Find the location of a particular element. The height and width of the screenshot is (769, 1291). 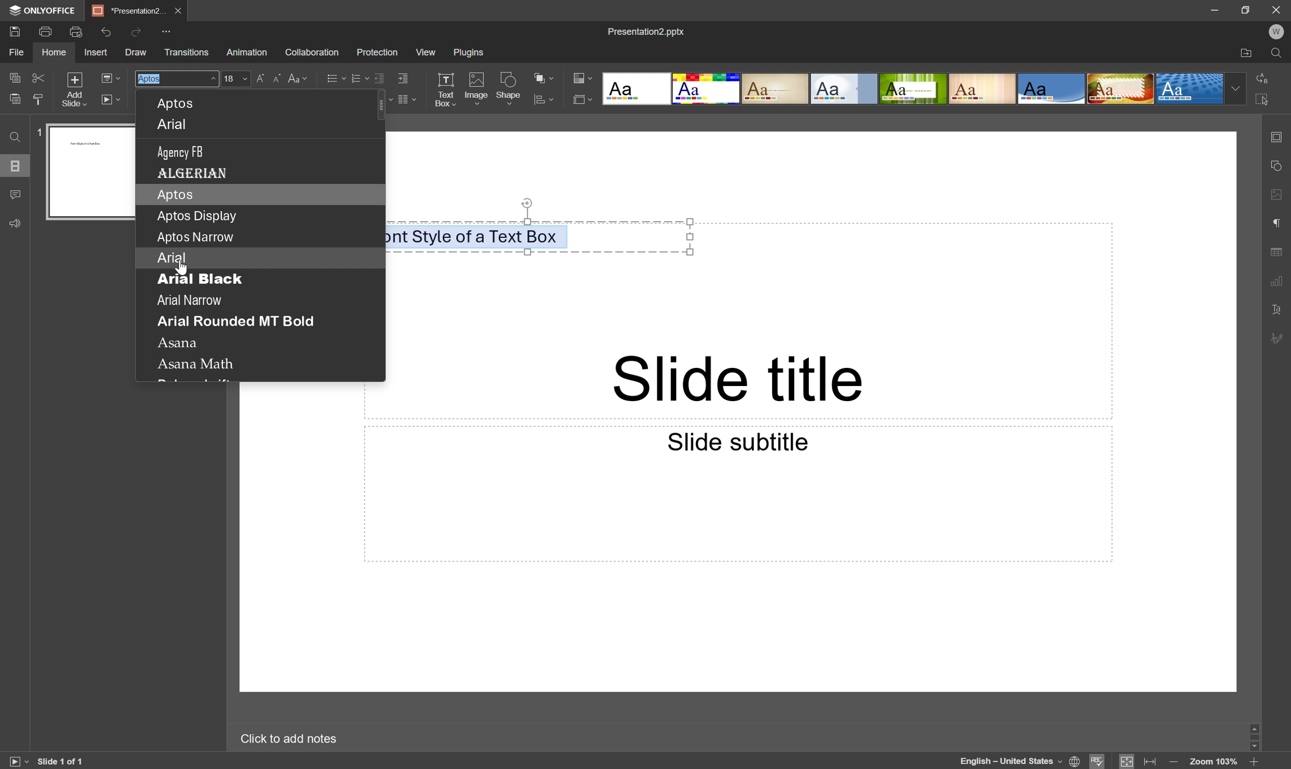

Zoom in is located at coordinates (1258, 762).